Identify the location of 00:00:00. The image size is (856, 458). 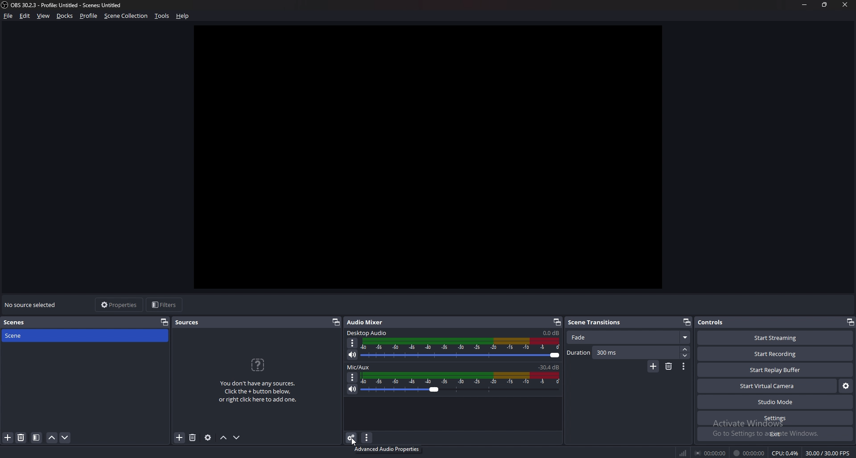
(749, 454).